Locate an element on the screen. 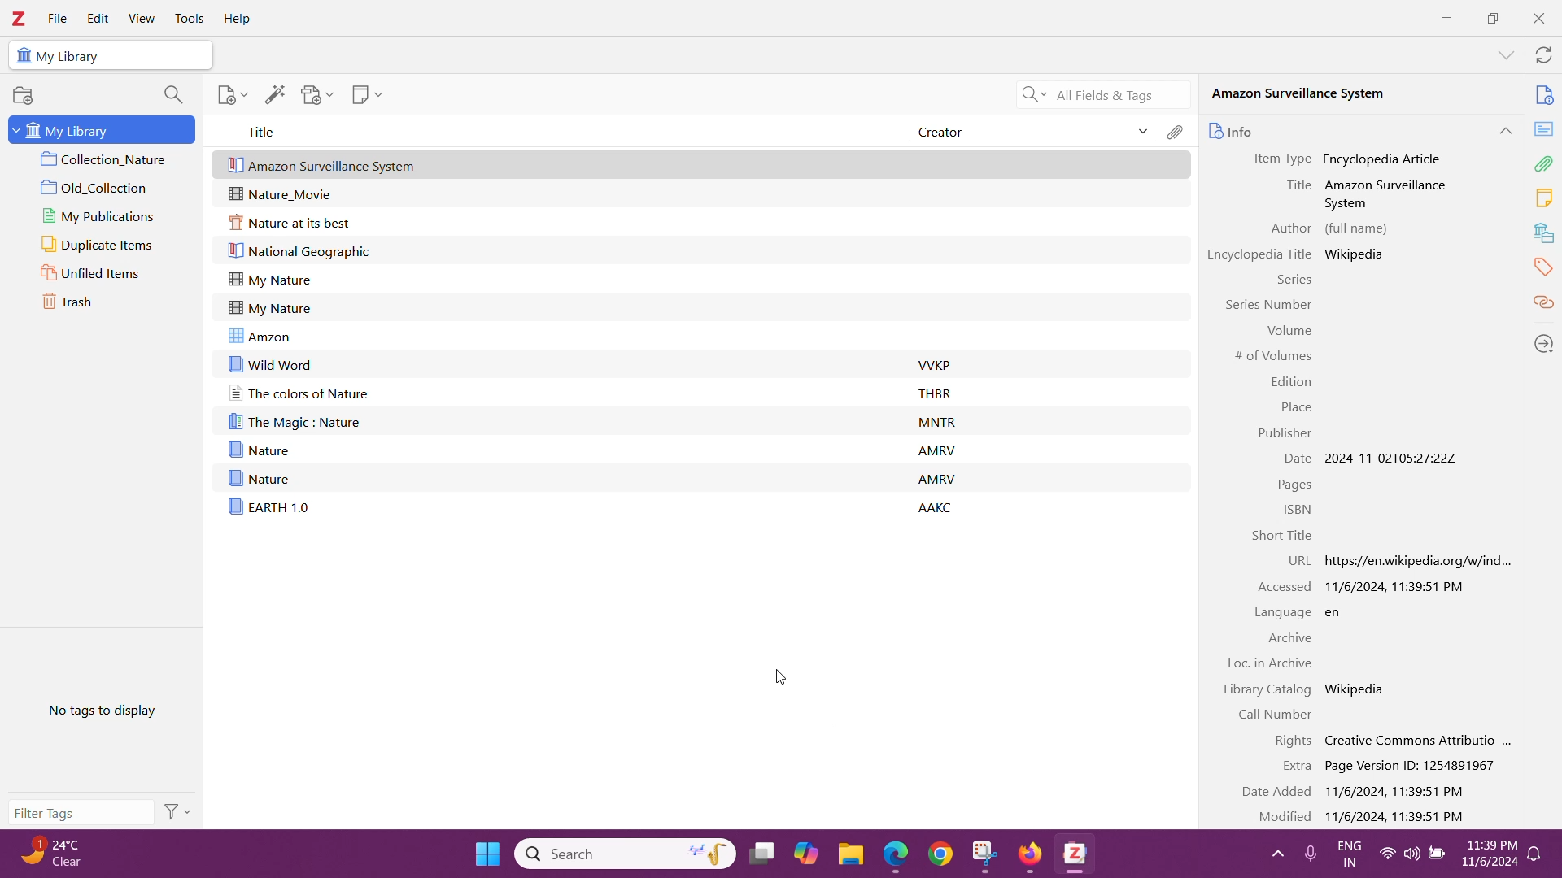  AMRV is located at coordinates (939, 448).